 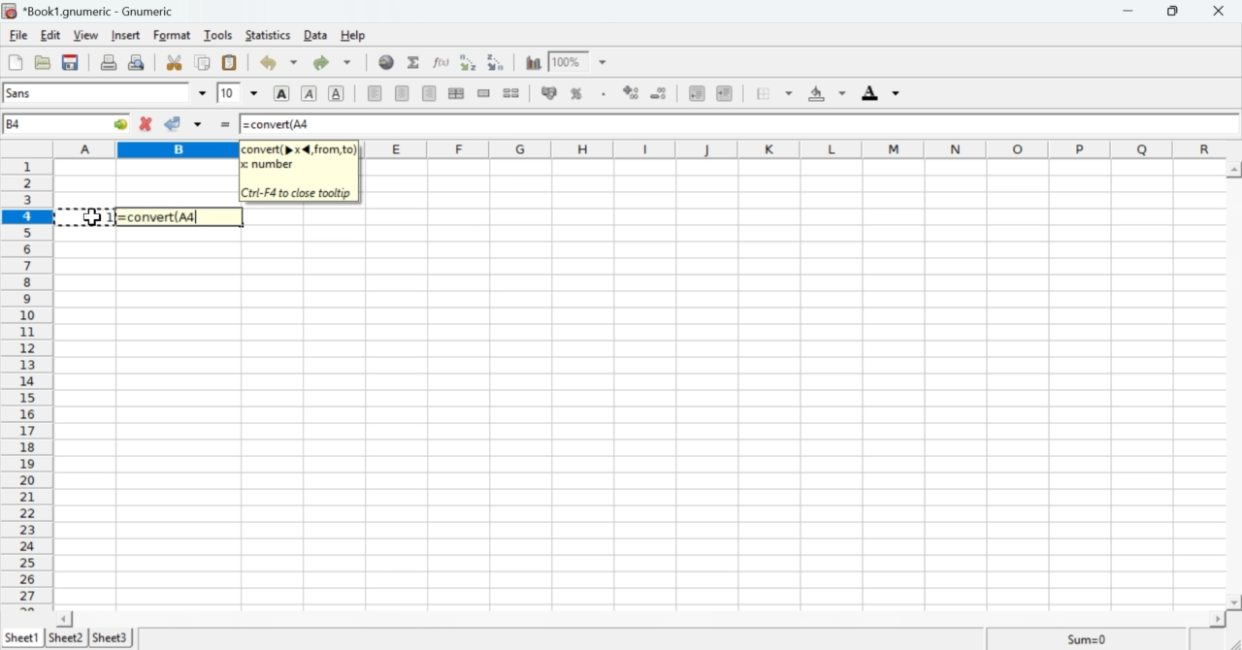 I want to click on Insert Hyperlink, so click(x=386, y=62).